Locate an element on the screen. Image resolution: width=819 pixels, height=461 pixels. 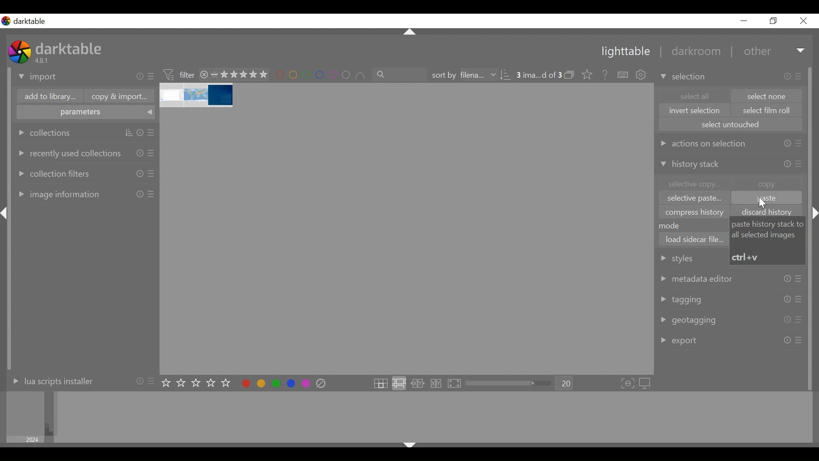
import is located at coordinates (38, 77).